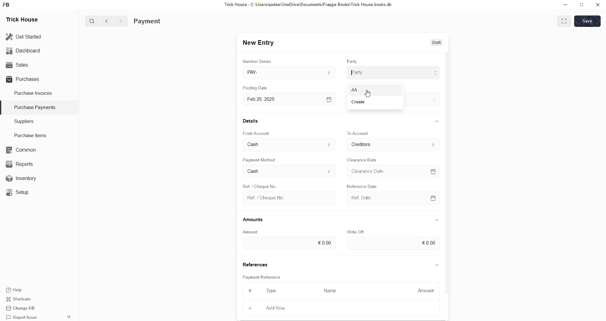  Describe the element at coordinates (589, 21) in the screenshot. I see `SAVE` at that location.